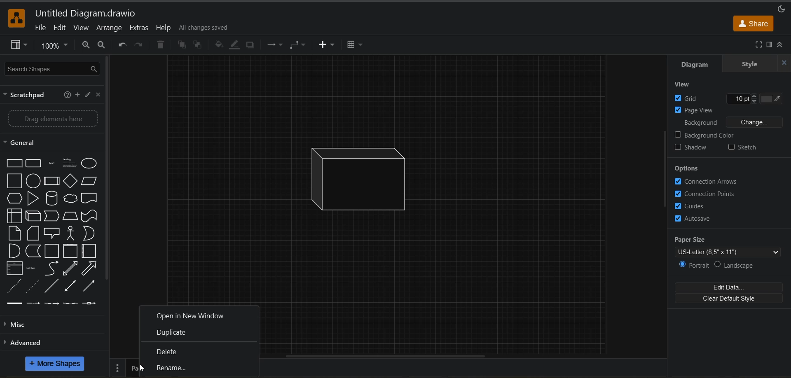 The image size is (791, 378). I want to click on close, so click(99, 96).